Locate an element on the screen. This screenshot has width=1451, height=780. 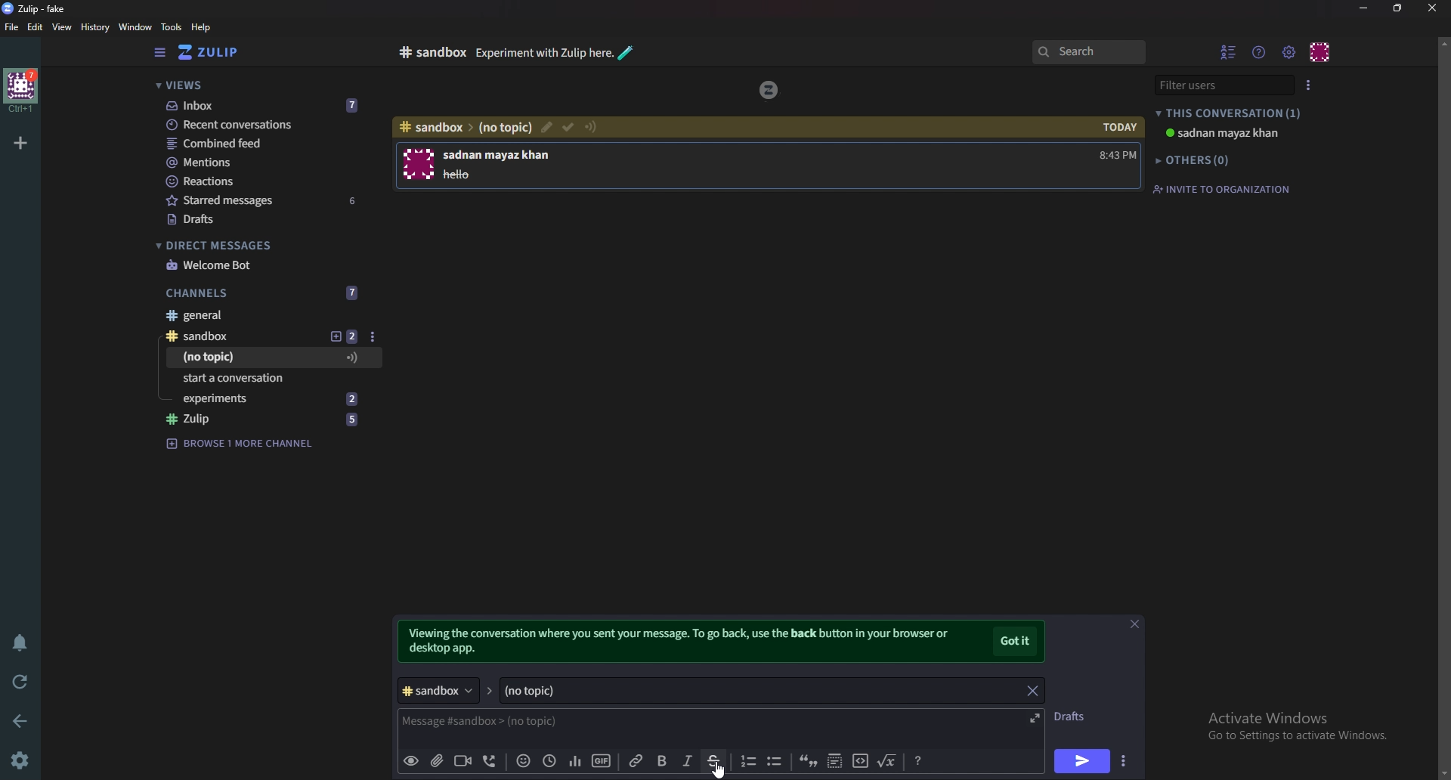
Start a conversation is located at coordinates (267, 377).